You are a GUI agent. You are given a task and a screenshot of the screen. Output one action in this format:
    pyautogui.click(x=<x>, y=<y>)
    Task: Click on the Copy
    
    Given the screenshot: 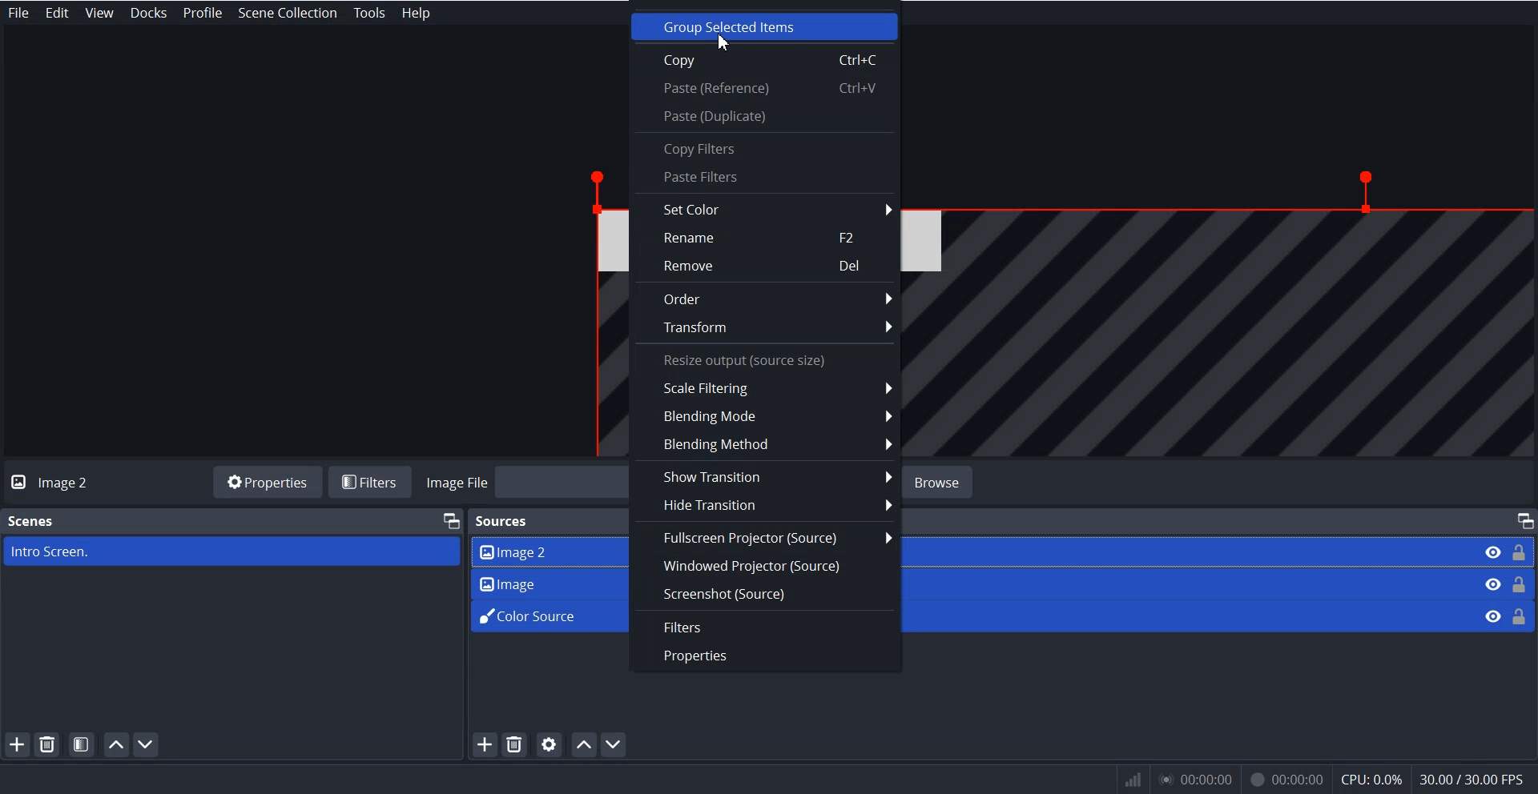 What is the action you would take?
    pyautogui.click(x=709, y=57)
    